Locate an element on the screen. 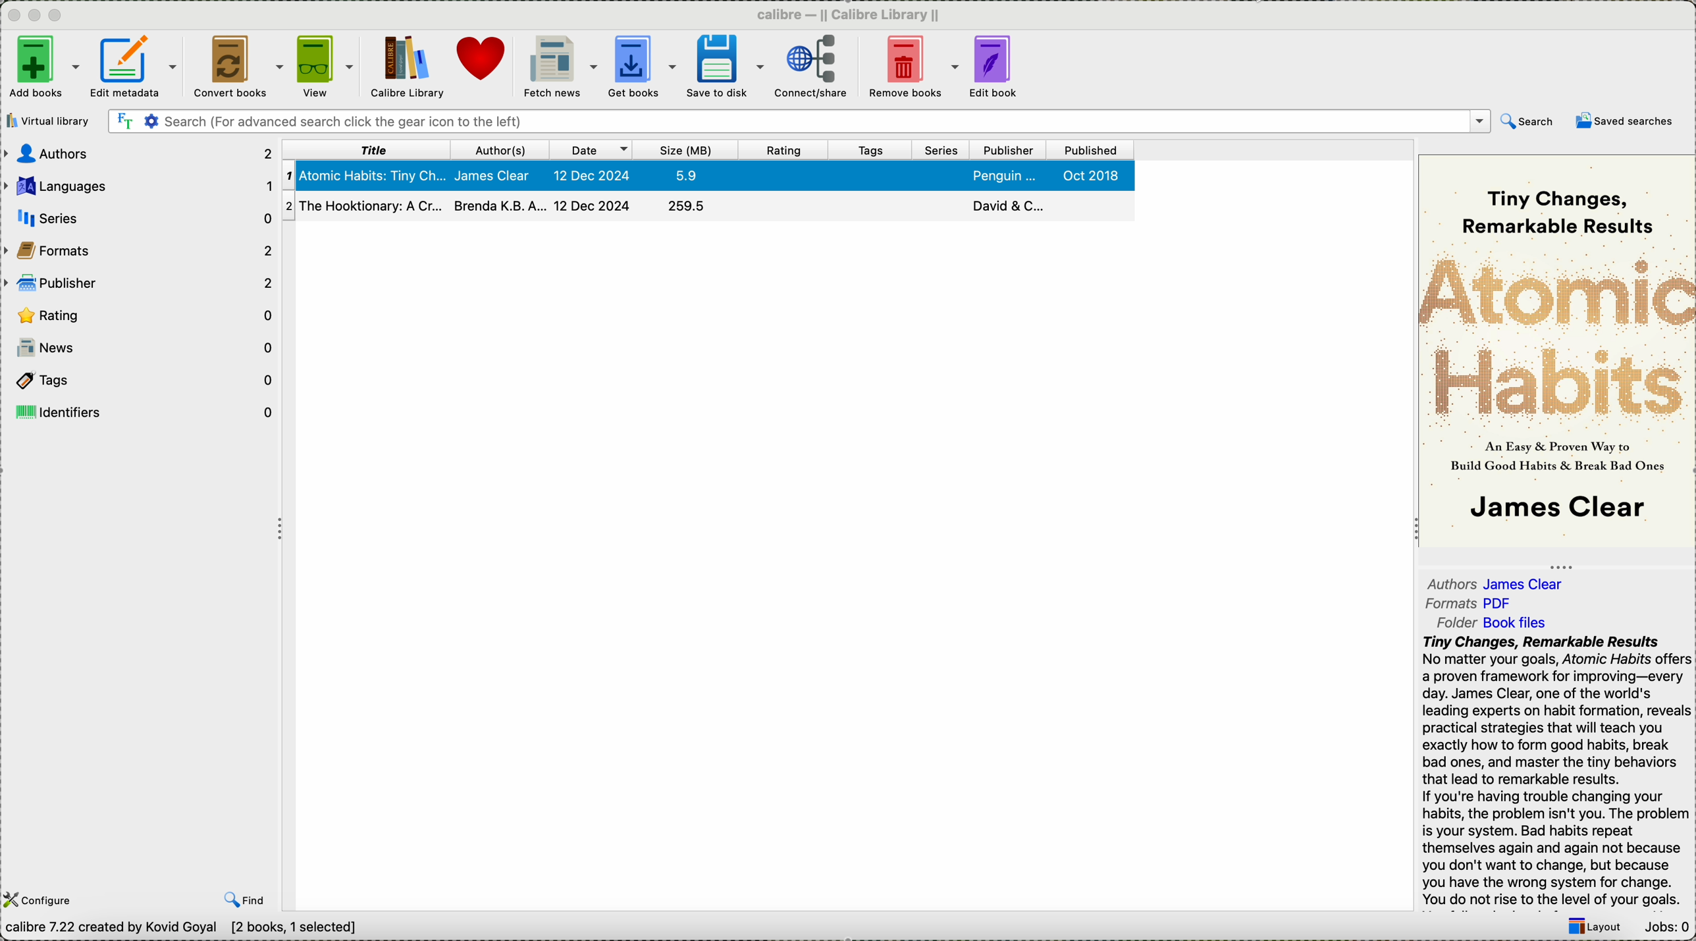 This screenshot has width=1696, height=941. formats is located at coordinates (141, 250).